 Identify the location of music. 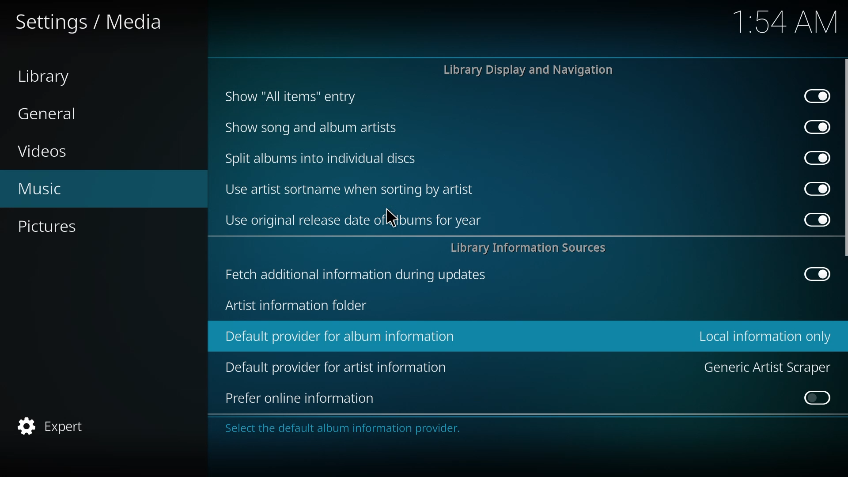
(48, 189).